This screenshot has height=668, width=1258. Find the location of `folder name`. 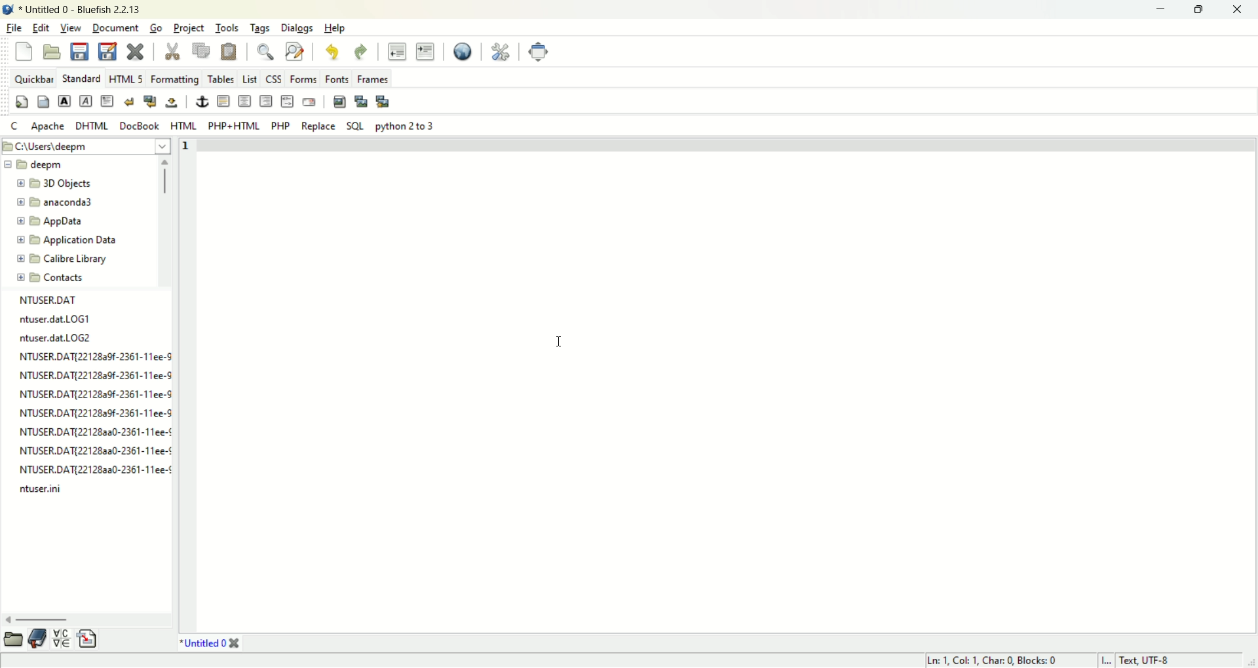

folder name is located at coordinates (67, 239).